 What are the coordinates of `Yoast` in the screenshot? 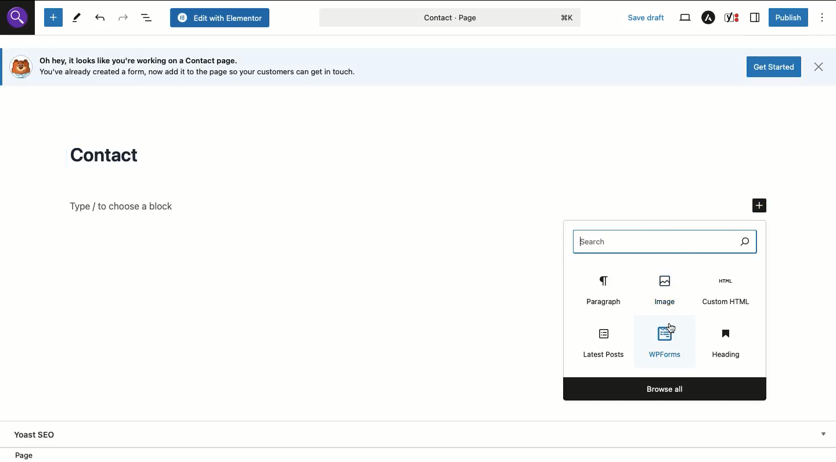 It's located at (732, 17).